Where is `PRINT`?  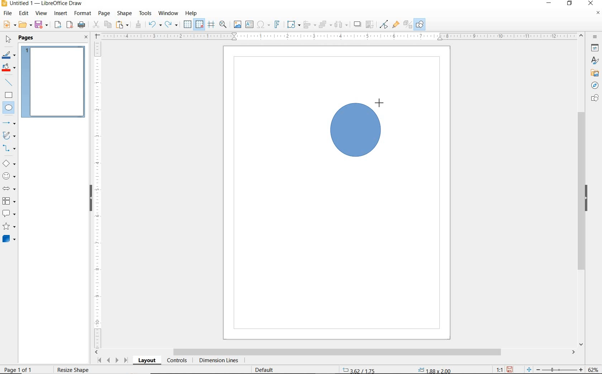 PRINT is located at coordinates (82, 25).